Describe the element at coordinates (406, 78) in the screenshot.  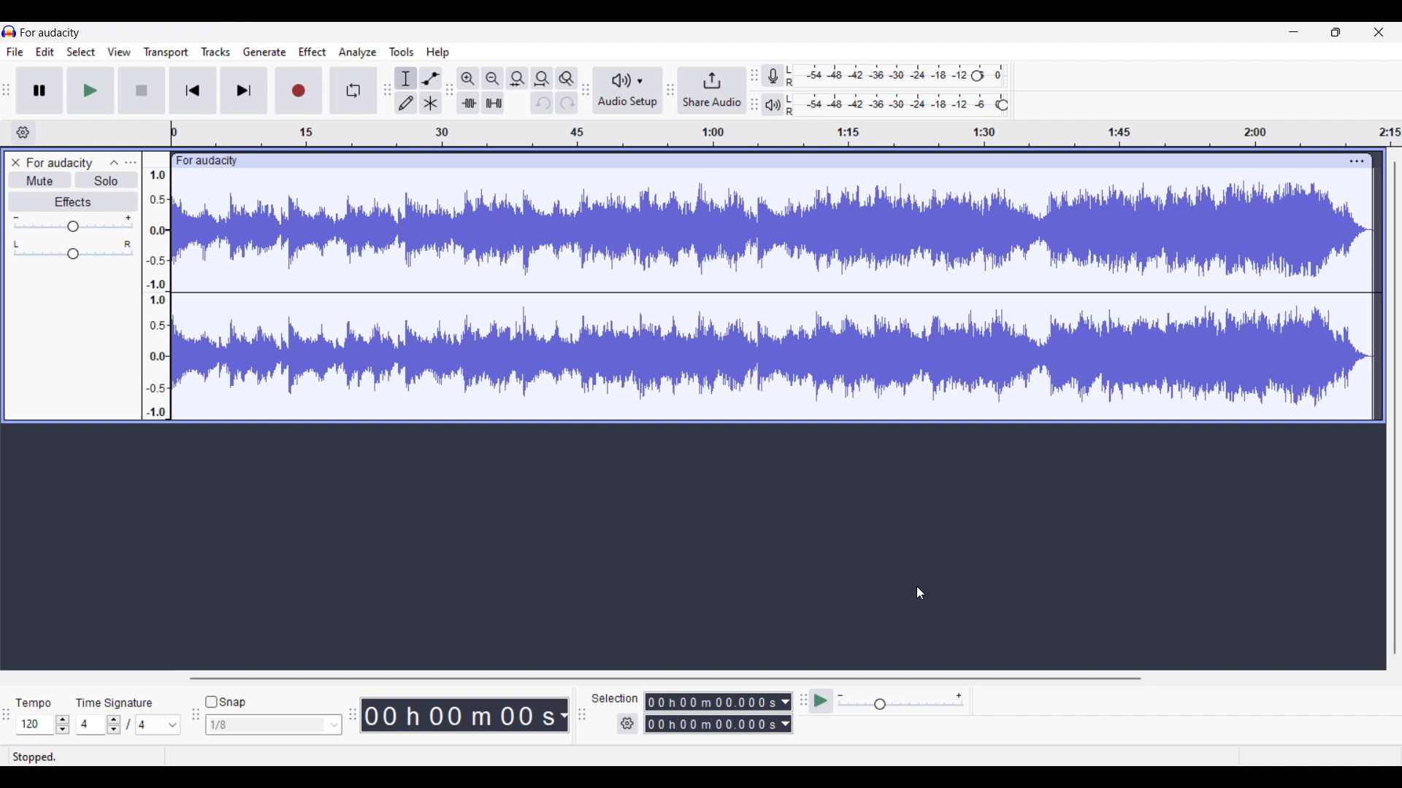
I see `Selection tool` at that location.